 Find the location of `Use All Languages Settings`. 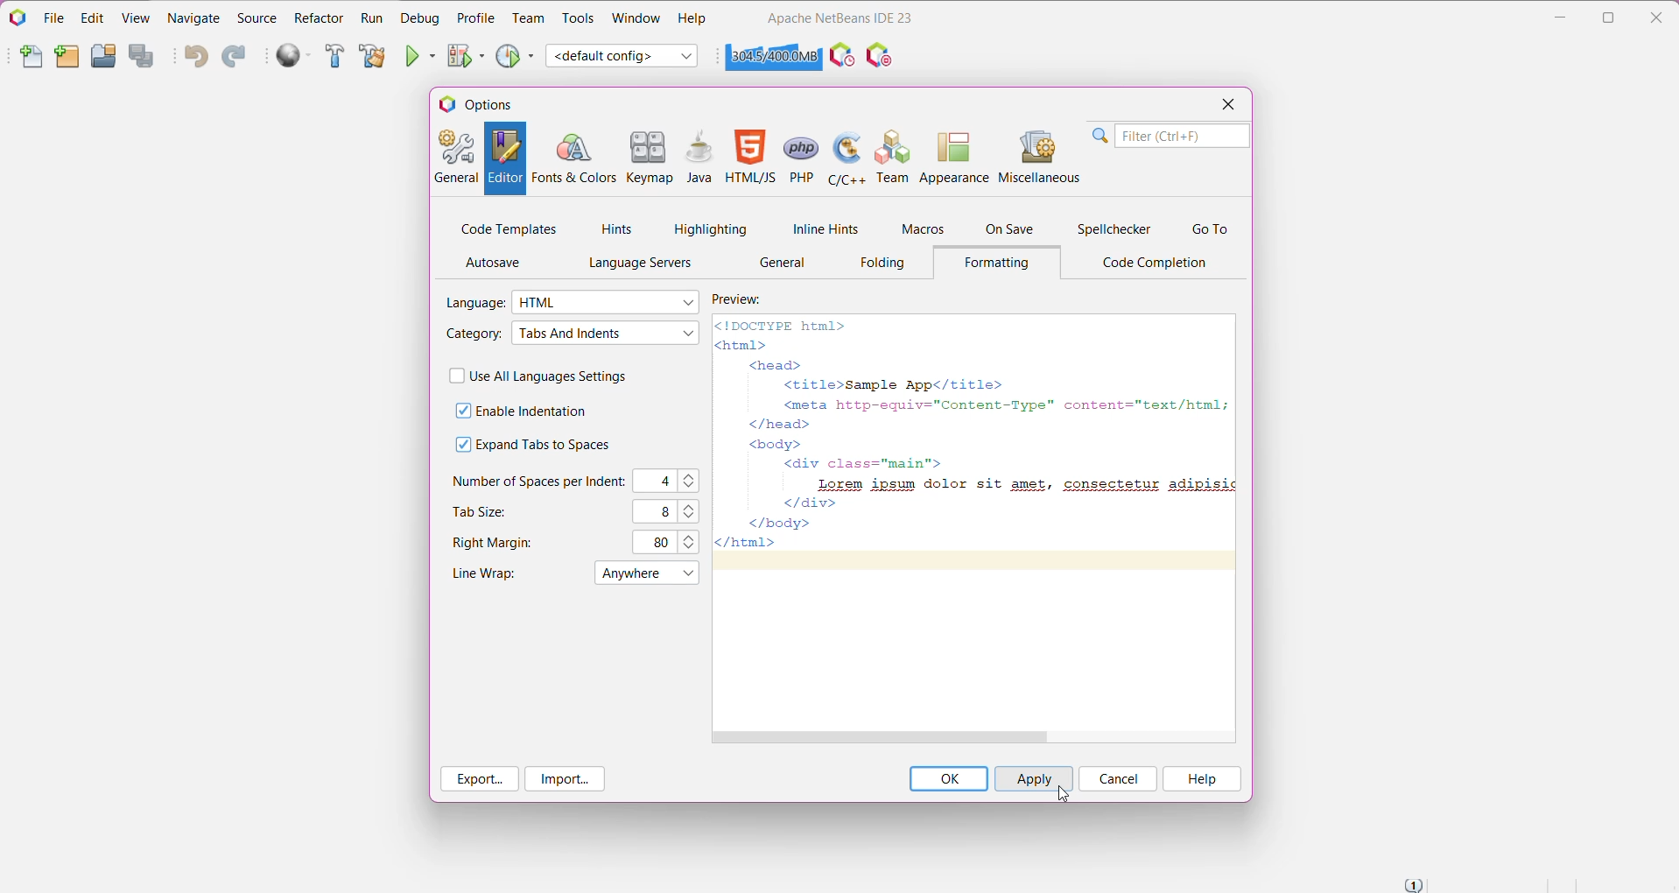

Use All Languages Settings is located at coordinates (557, 376).